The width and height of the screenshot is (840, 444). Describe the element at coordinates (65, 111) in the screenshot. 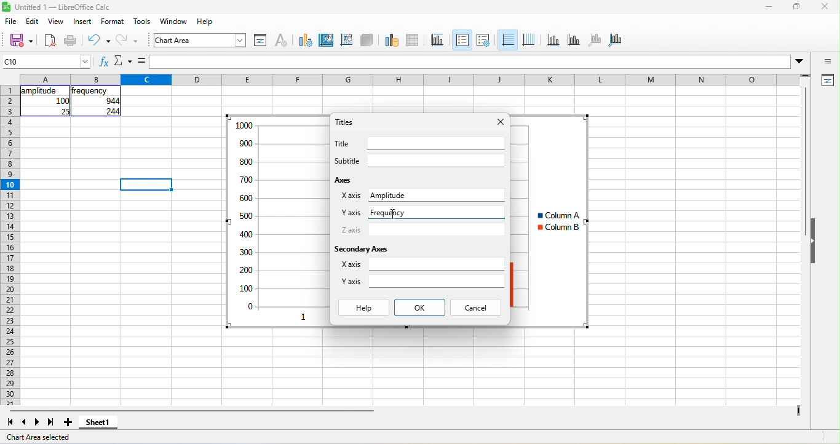

I see `25` at that location.